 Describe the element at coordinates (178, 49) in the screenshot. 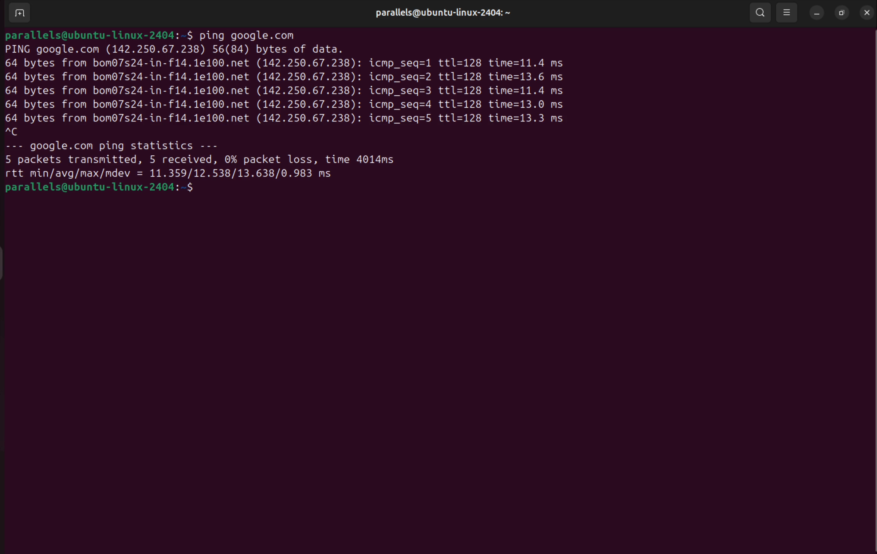

I see `ping google .com port address ` at that location.